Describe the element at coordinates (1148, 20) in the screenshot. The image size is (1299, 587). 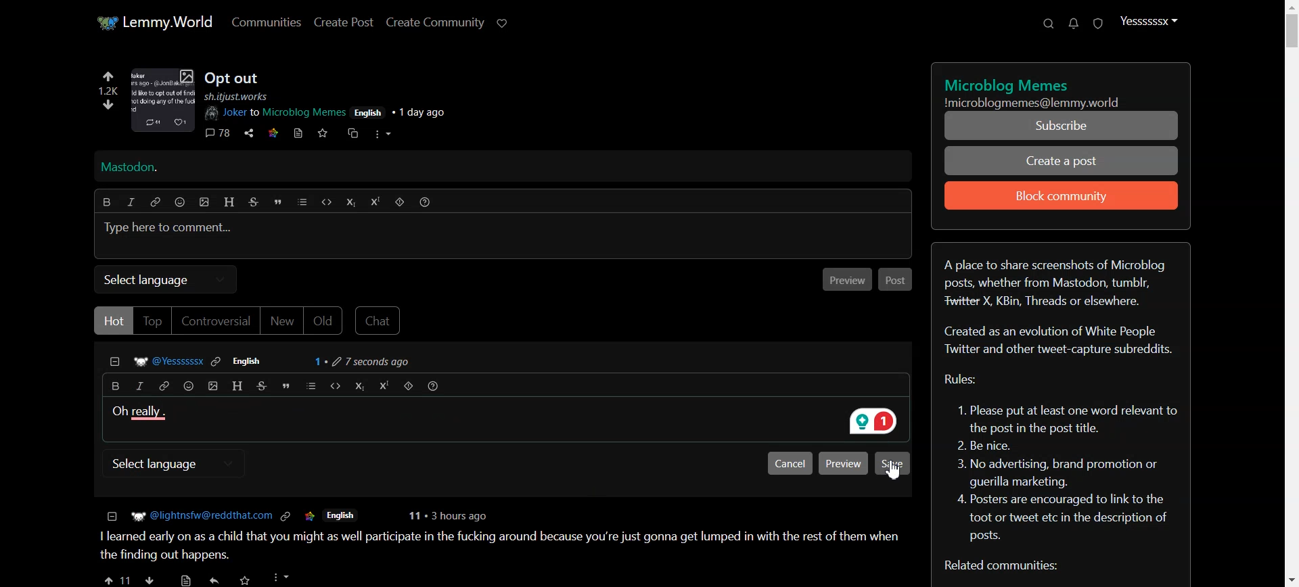
I see `Profile` at that location.